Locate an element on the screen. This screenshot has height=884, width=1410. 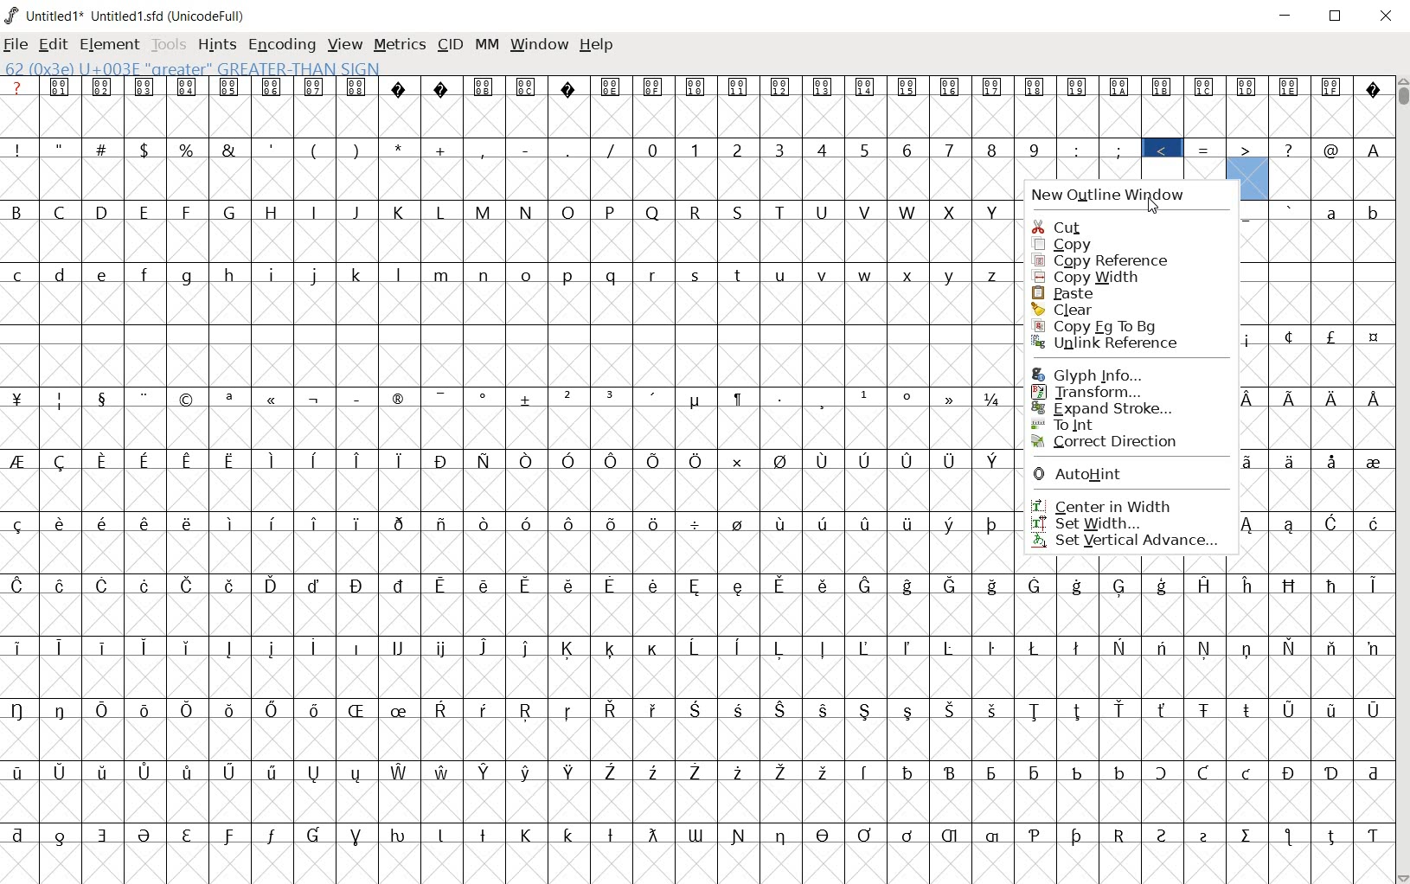
copy width is located at coordinates (1096, 279).